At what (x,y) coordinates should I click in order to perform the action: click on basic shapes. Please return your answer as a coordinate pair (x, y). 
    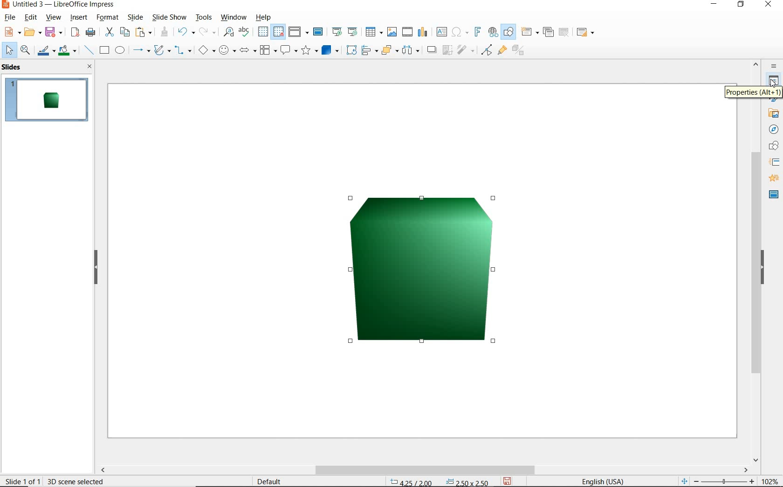
    Looking at the image, I should click on (208, 49).